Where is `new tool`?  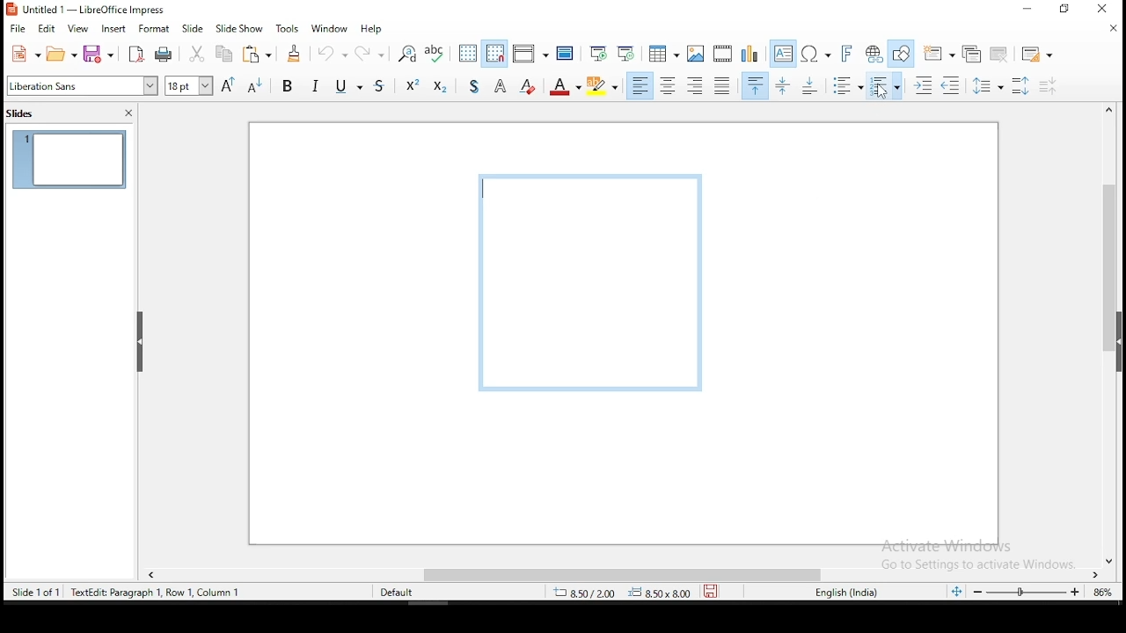 new tool is located at coordinates (23, 55).